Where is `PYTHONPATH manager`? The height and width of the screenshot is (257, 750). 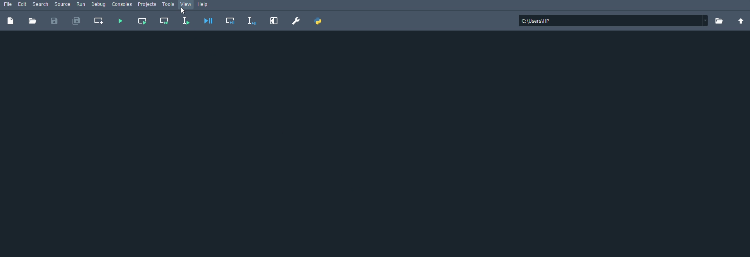
PYTHONPATH manager is located at coordinates (319, 21).